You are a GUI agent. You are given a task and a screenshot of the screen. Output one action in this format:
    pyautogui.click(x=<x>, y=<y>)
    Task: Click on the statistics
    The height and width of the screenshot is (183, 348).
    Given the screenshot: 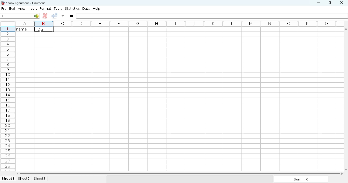 What is the action you would take?
    pyautogui.click(x=72, y=8)
    